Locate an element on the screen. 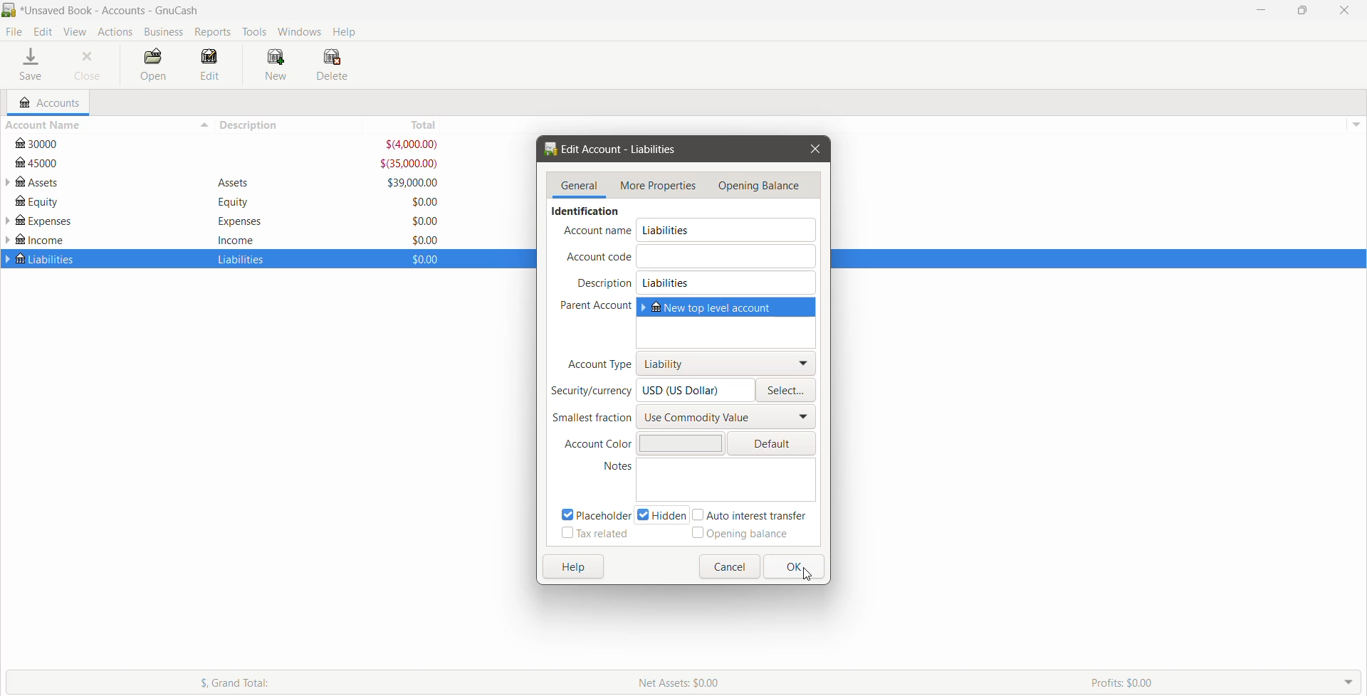 This screenshot has height=696, width=1367. Set Account type is located at coordinates (727, 363).